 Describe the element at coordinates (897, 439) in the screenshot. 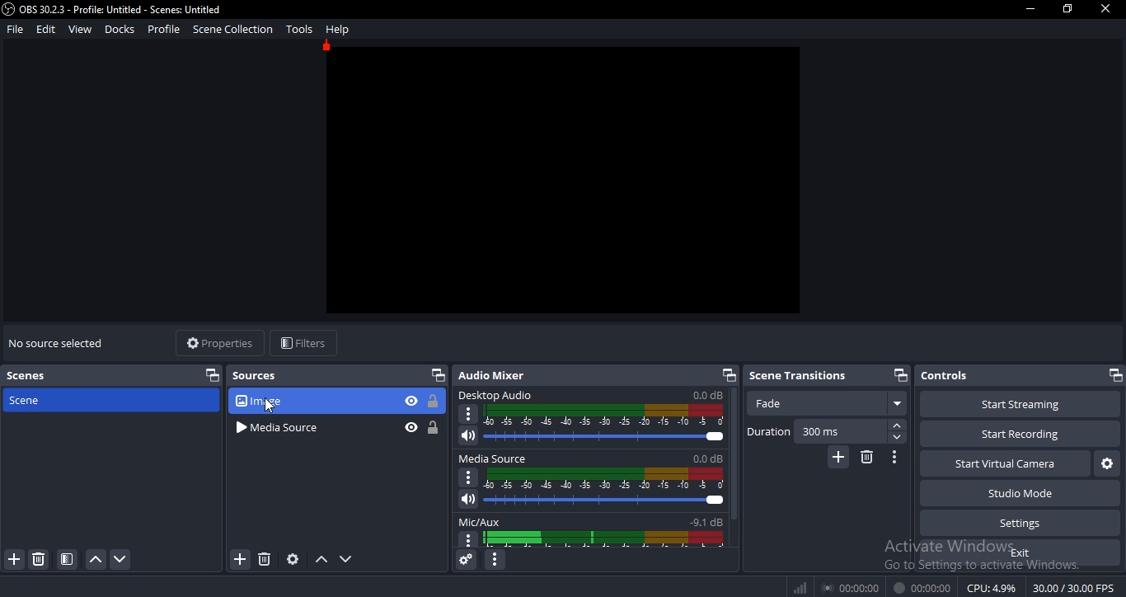

I see `backward` at that location.